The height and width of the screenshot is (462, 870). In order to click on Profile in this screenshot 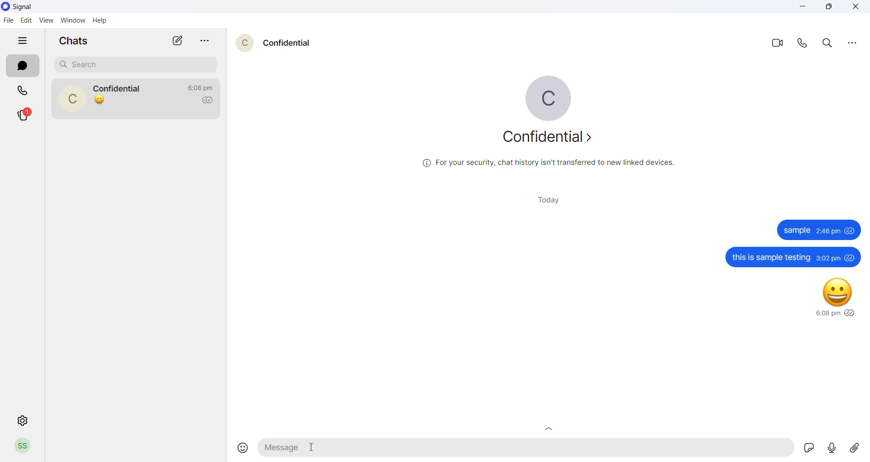, I will do `click(24, 446)`.